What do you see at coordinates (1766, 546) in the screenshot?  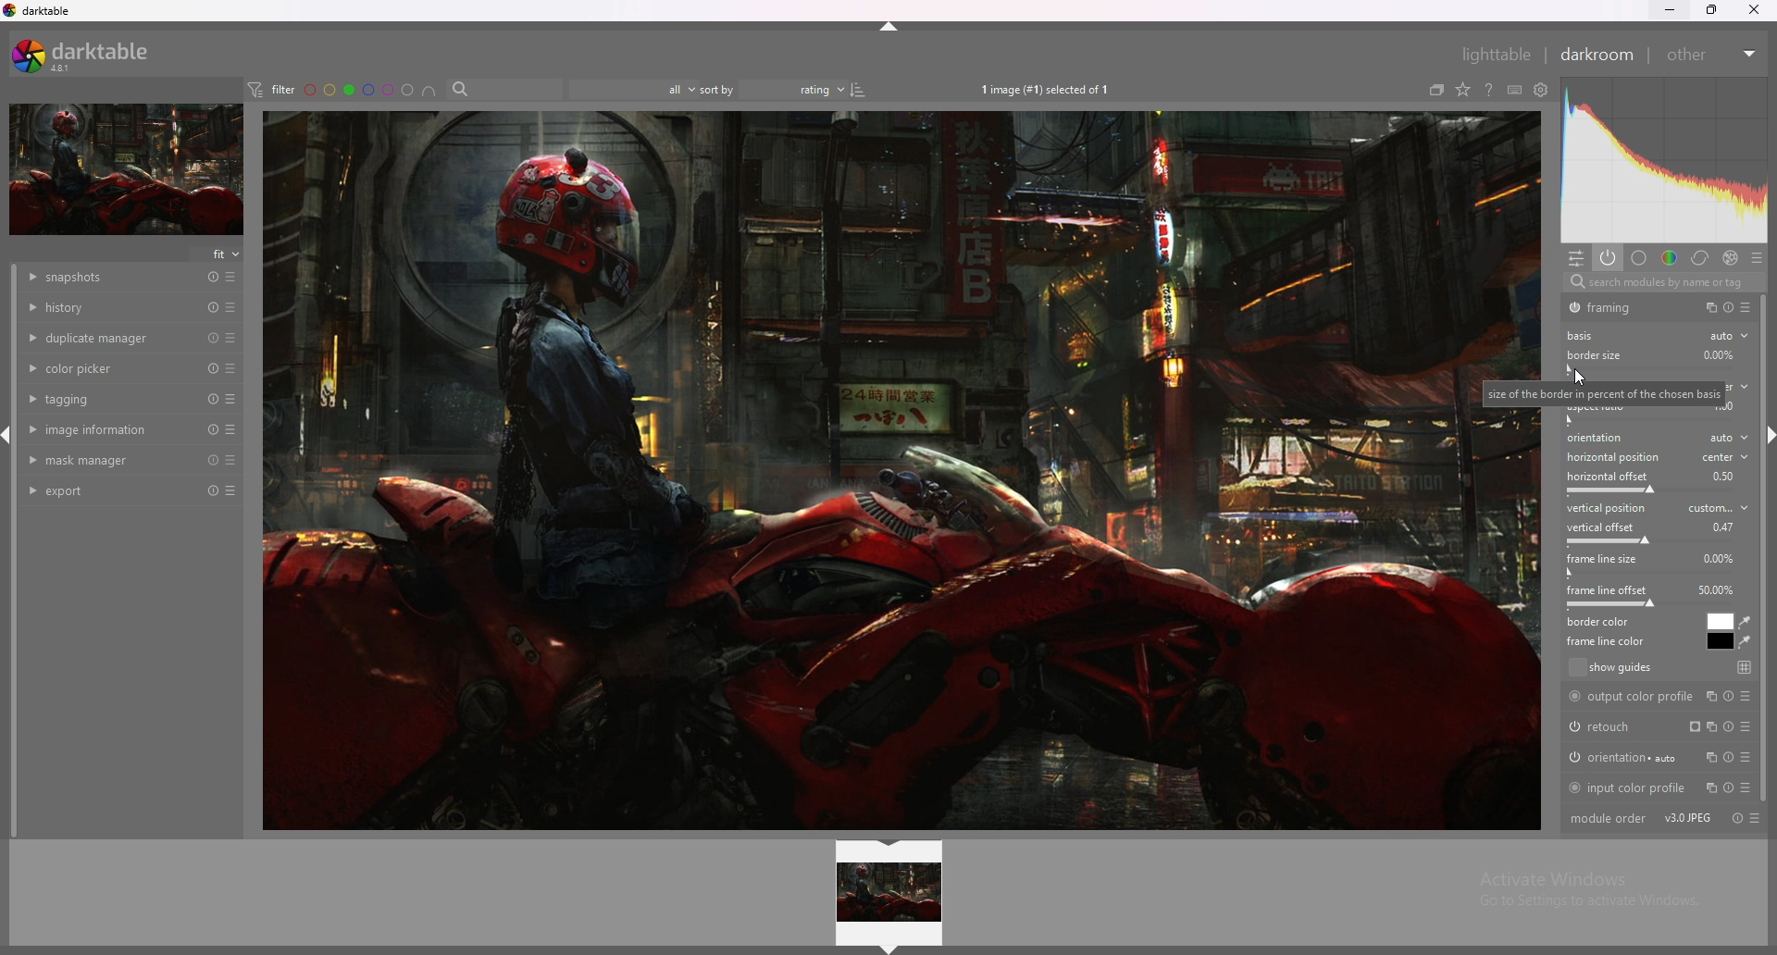 I see `scroll bar` at bounding box center [1766, 546].